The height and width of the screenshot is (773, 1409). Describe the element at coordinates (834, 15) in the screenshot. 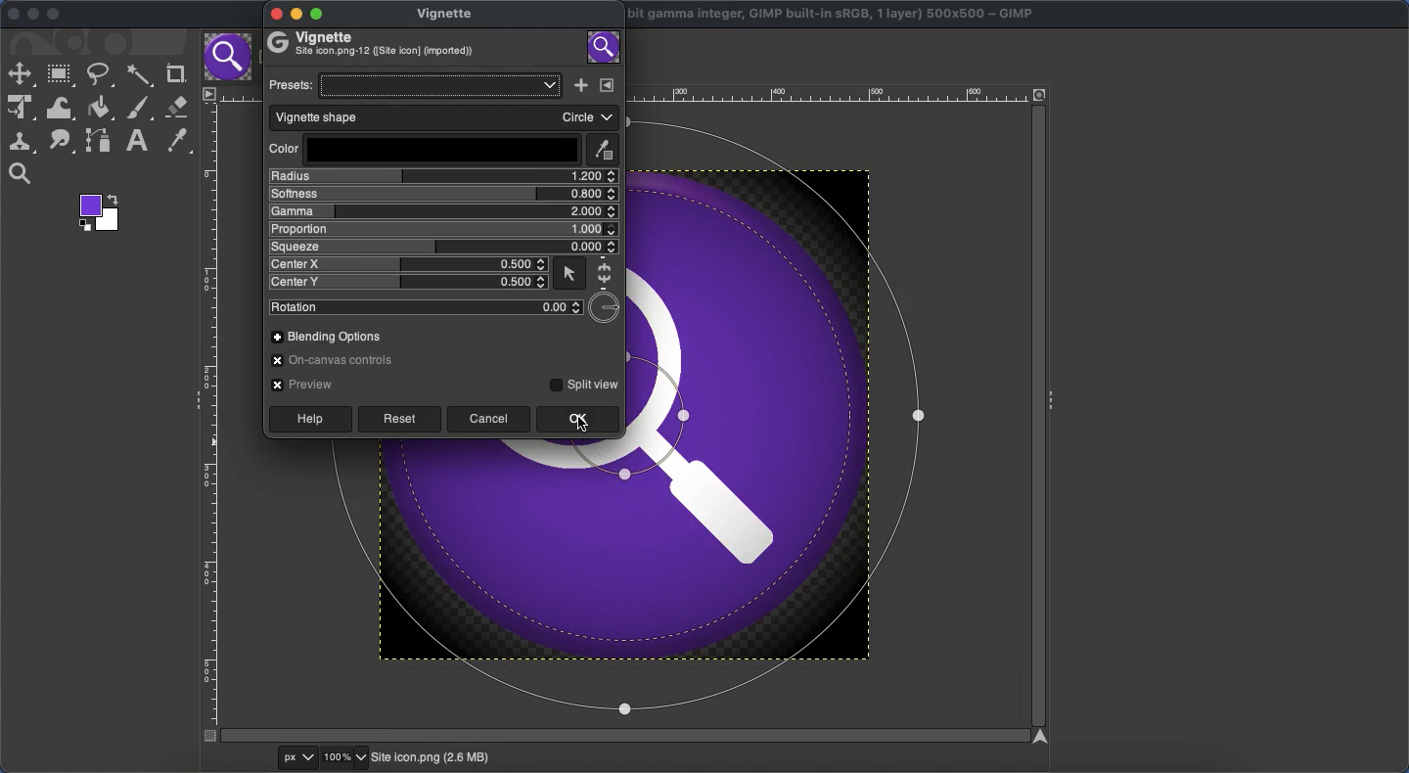

I see `Project GIMP` at that location.